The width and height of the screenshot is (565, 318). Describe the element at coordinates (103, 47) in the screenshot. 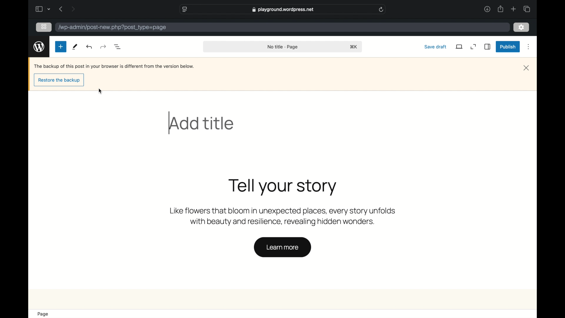

I see `undo` at that location.